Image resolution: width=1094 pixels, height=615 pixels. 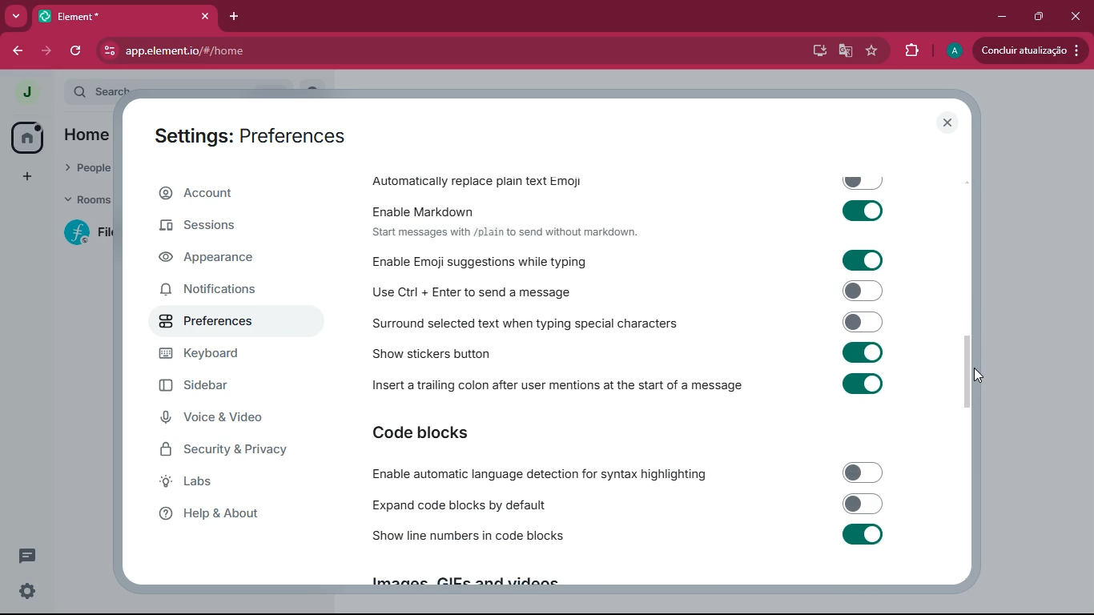 I want to click on Use Ctrl + Enter to send a message, so click(x=631, y=290).